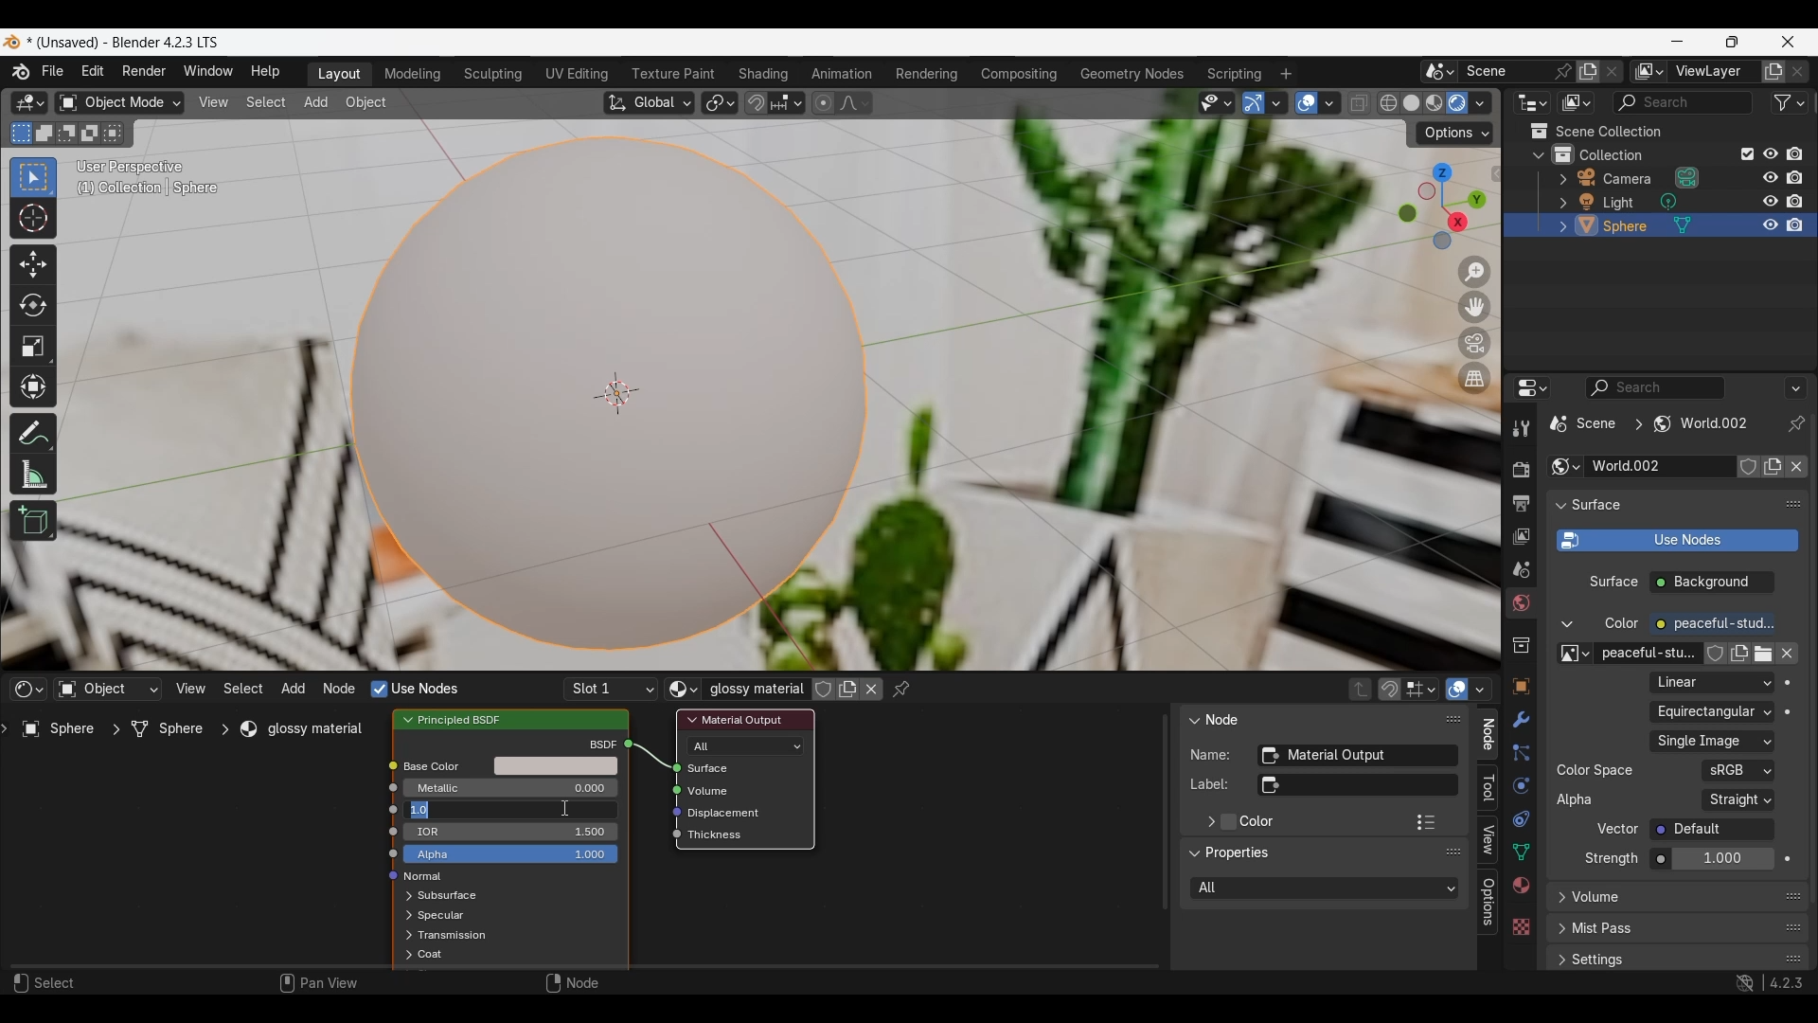 The height and width of the screenshot is (1023, 1818). What do you see at coordinates (293, 689) in the screenshot?
I see `Add menu` at bounding box center [293, 689].